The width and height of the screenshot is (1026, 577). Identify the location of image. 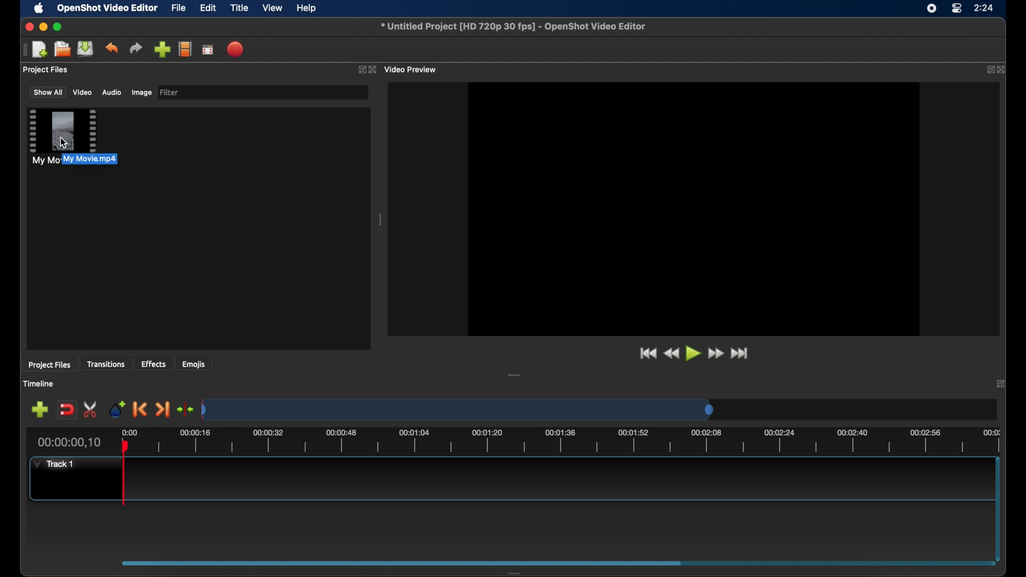
(141, 92).